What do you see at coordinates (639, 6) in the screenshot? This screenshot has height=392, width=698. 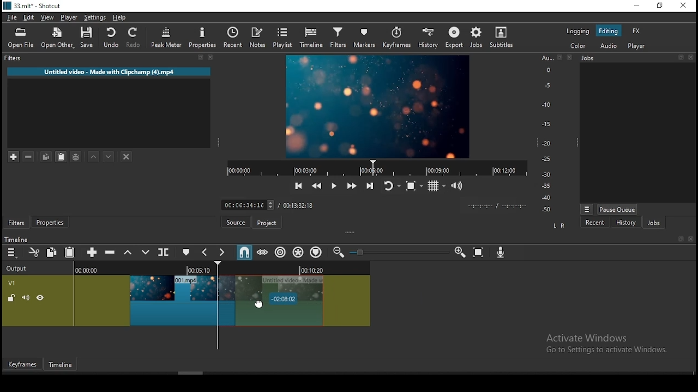 I see `minimize` at bounding box center [639, 6].